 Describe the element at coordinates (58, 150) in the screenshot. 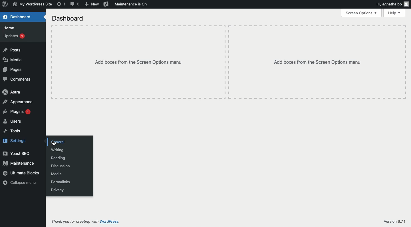

I see `Writing` at that location.